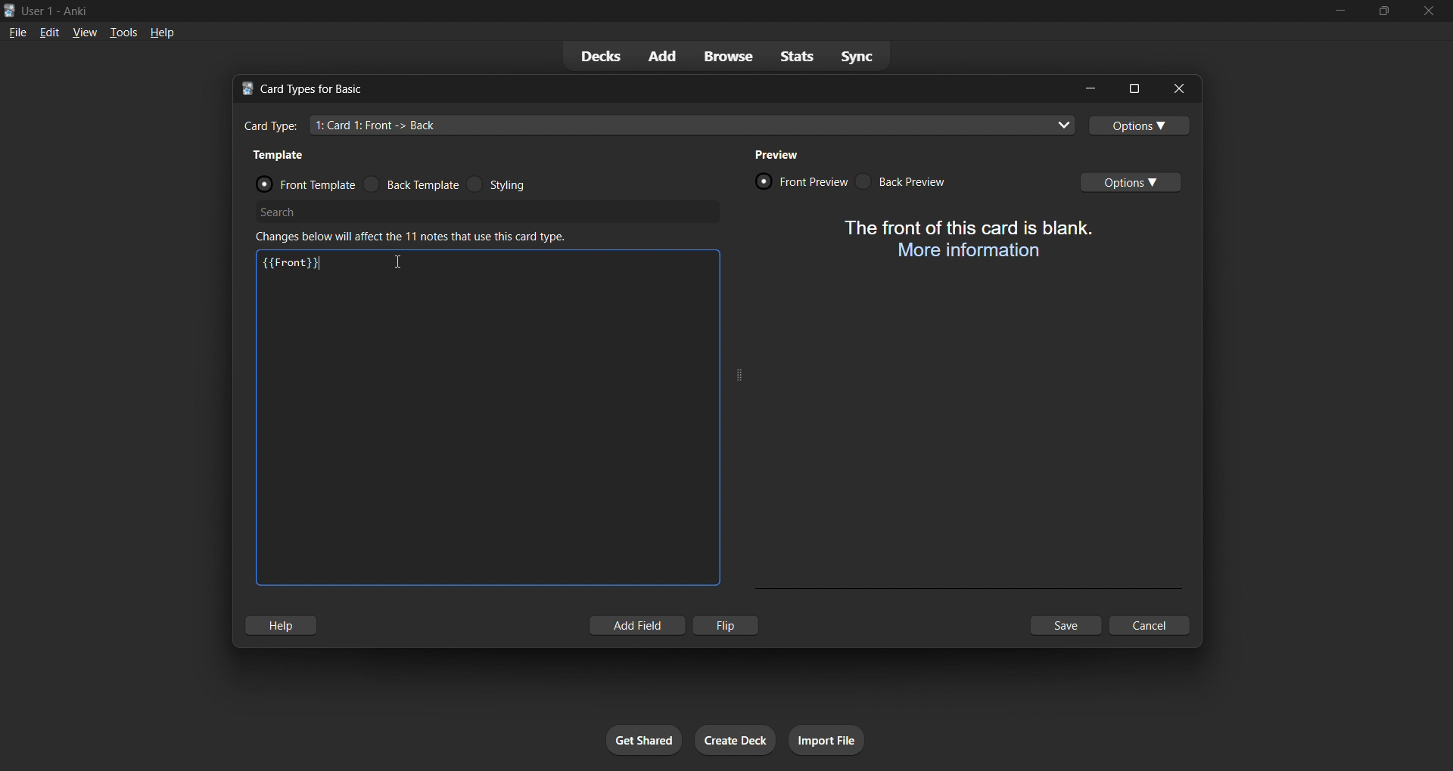  I want to click on {{Font}, so click(282, 262).